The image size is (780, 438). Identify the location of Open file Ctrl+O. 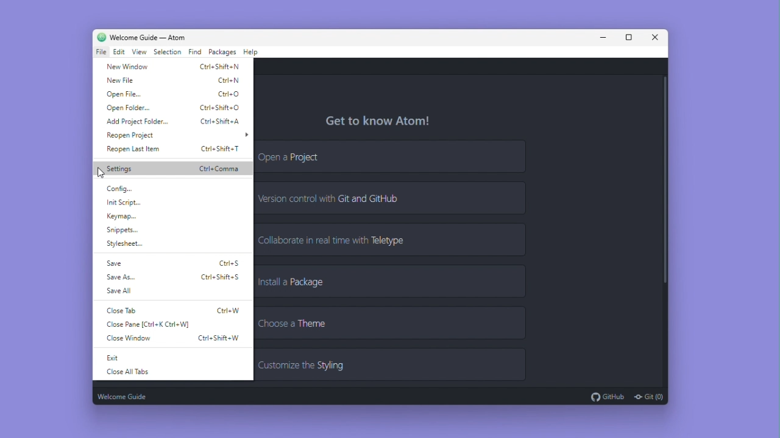
(172, 96).